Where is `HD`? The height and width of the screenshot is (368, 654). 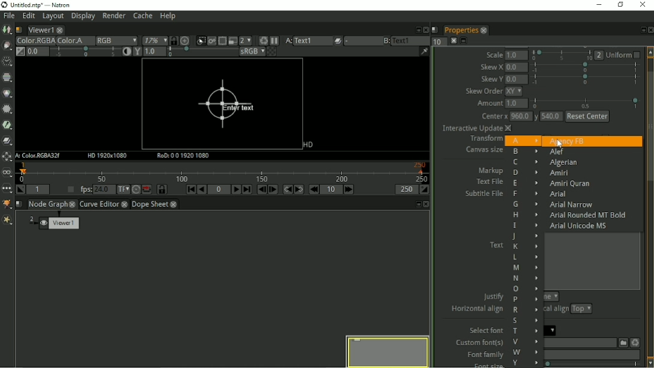 HD is located at coordinates (307, 145).